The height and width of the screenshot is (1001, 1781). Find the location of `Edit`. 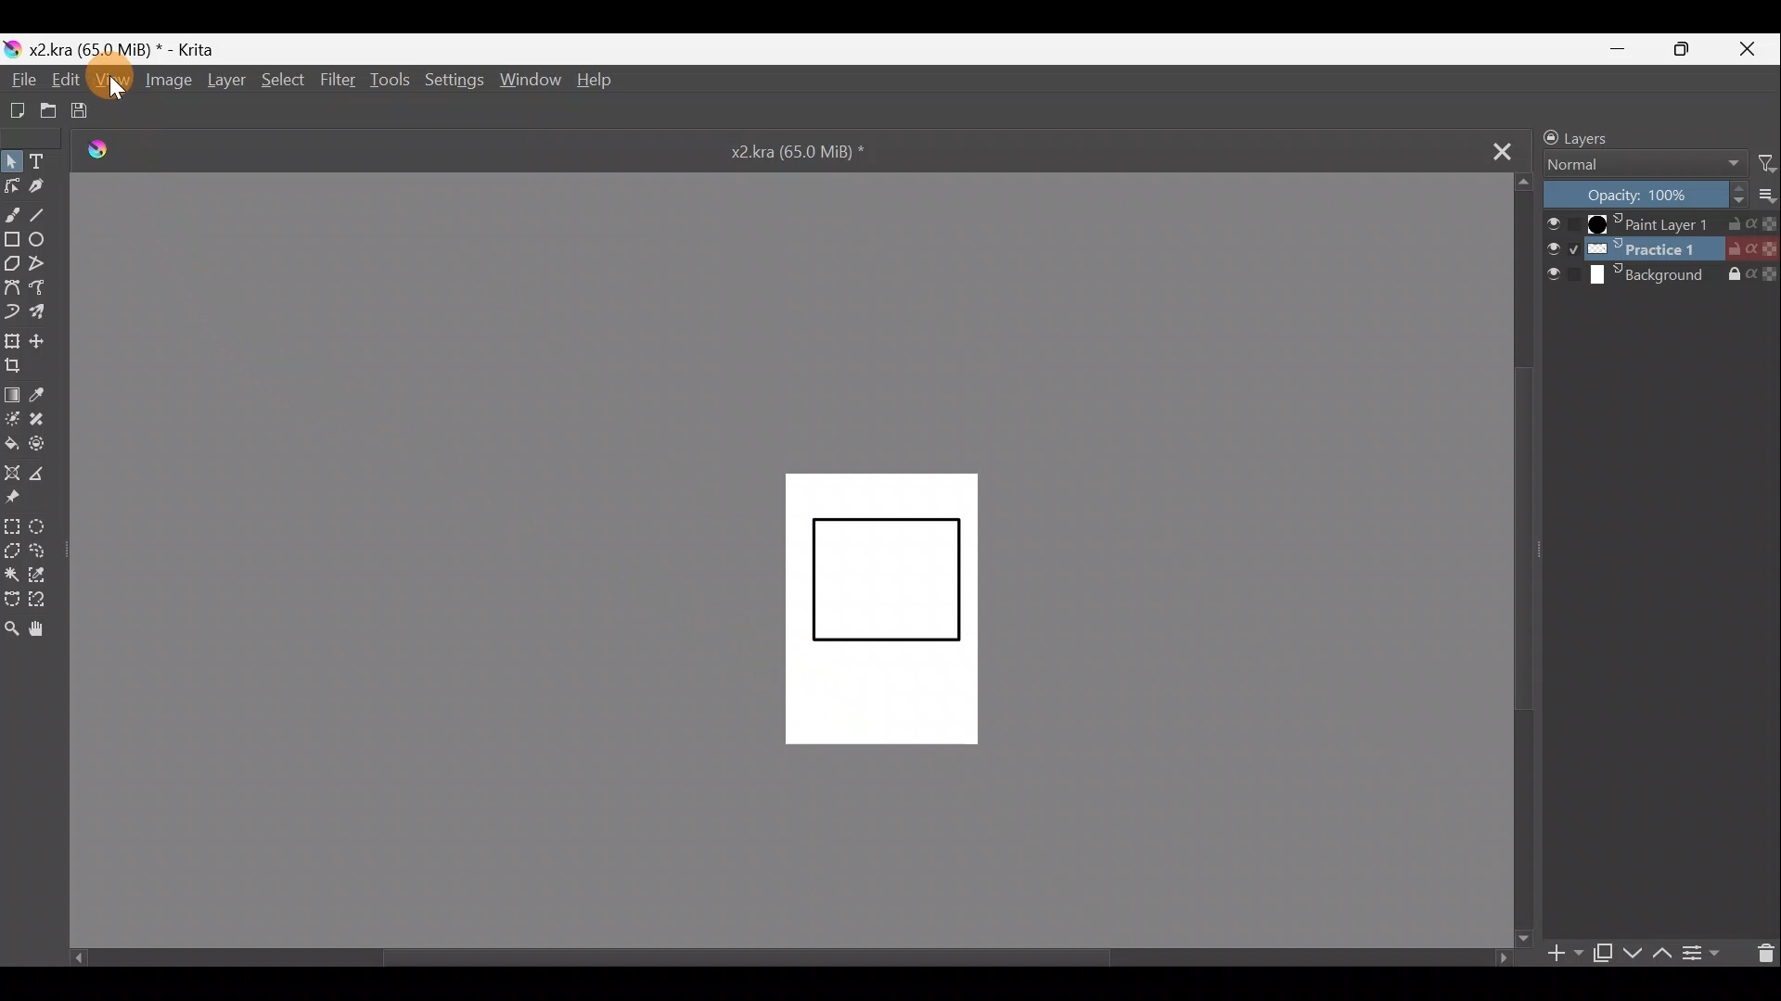

Edit is located at coordinates (70, 80).